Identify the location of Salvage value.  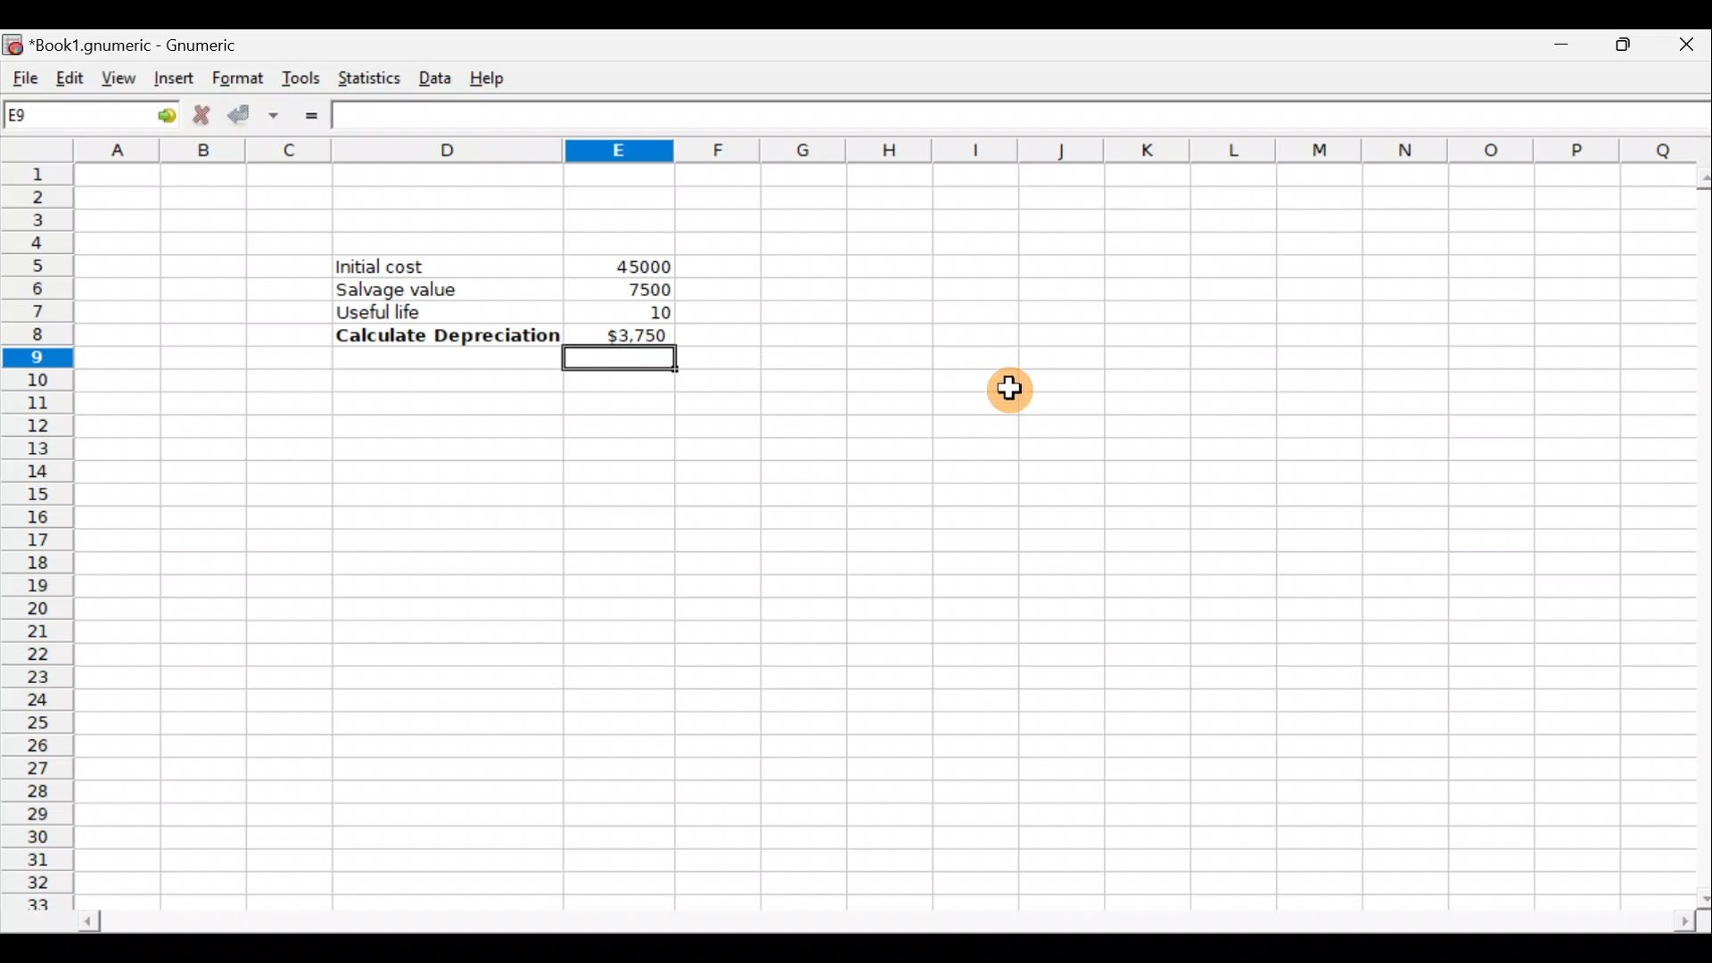
(433, 289).